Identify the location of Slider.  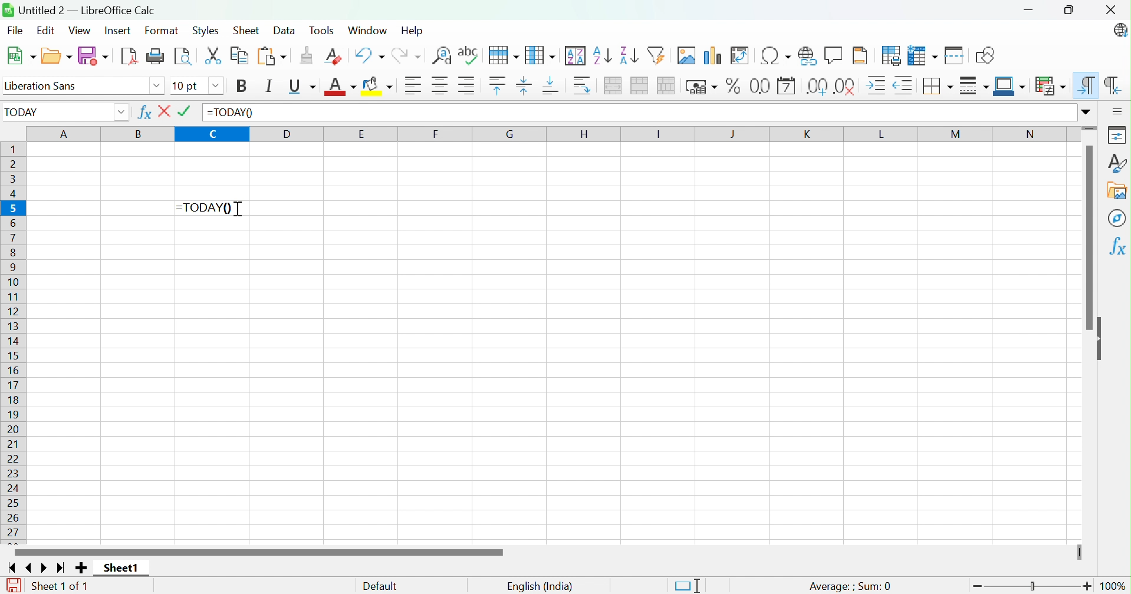
(1033, 587).